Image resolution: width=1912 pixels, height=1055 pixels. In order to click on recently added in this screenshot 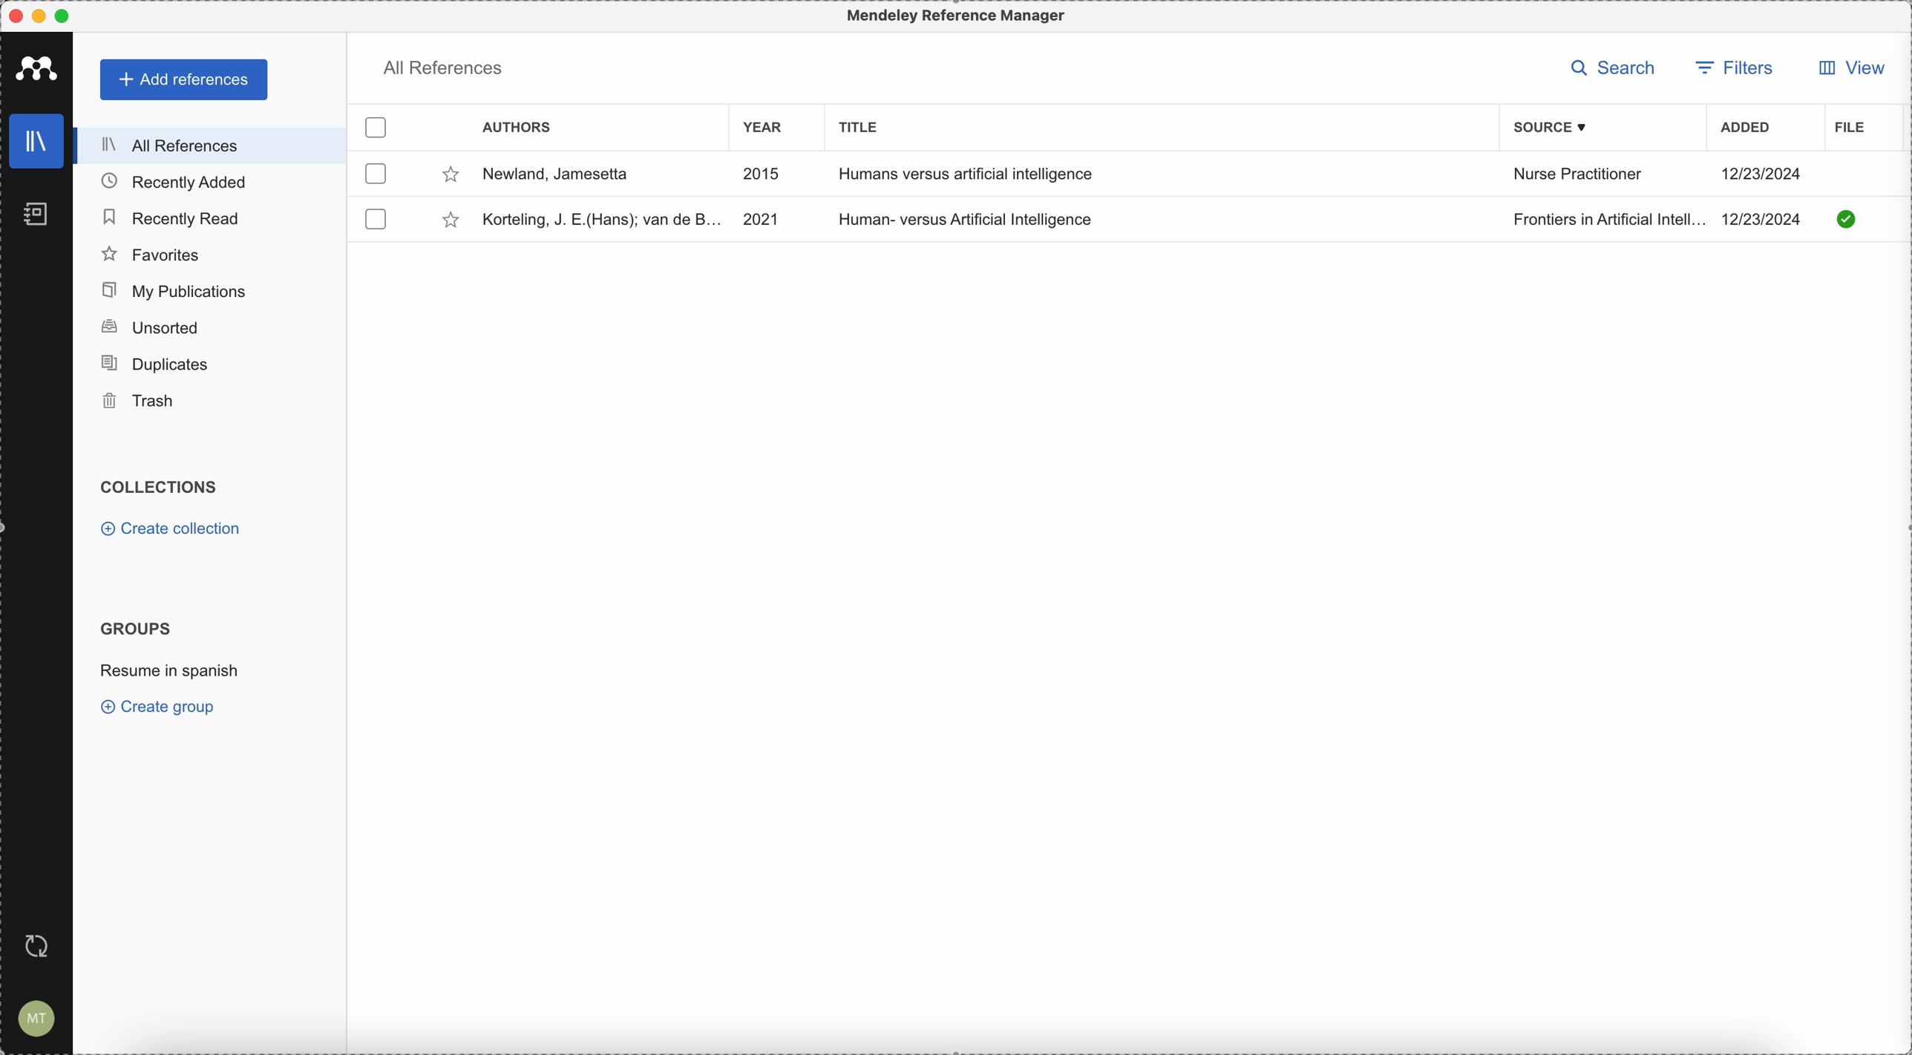, I will do `click(174, 180)`.